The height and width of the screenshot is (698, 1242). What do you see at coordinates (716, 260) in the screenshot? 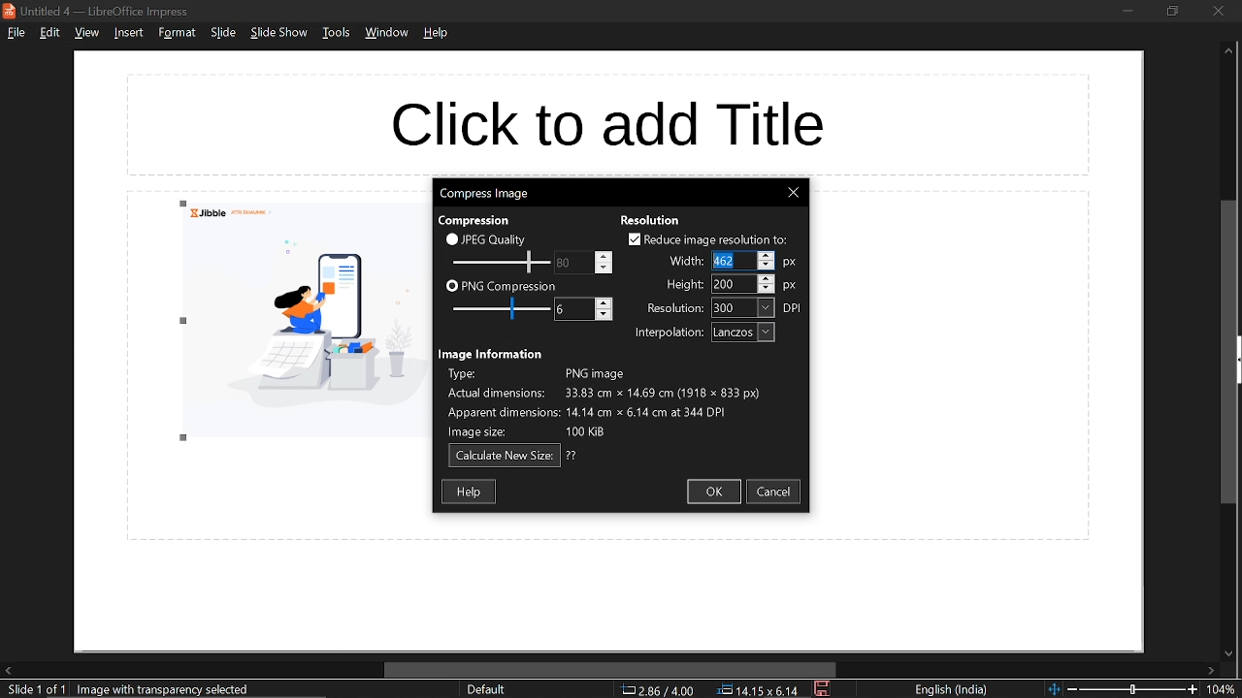
I see `cursor` at bounding box center [716, 260].